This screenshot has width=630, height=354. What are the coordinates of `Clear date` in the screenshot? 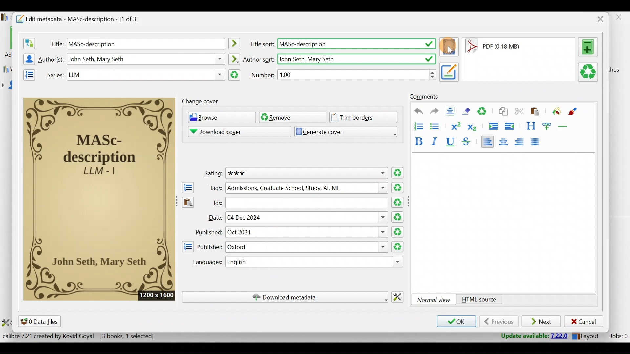 It's located at (398, 216).